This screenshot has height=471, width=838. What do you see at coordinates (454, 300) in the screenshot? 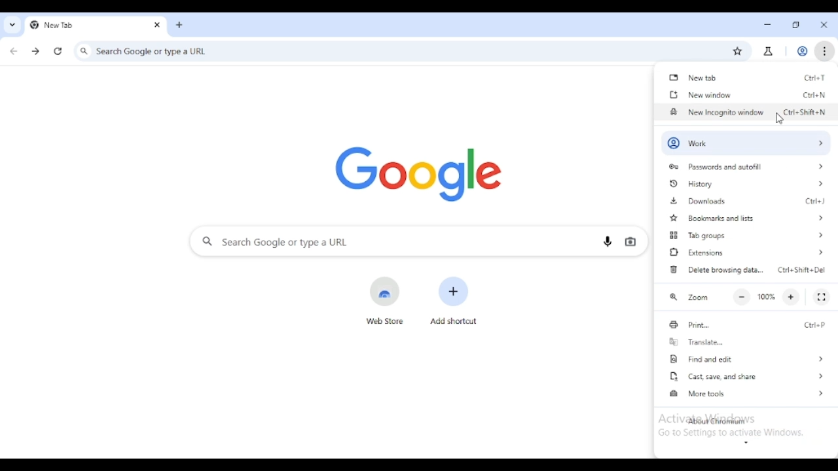
I see `add shortcut` at bounding box center [454, 300].